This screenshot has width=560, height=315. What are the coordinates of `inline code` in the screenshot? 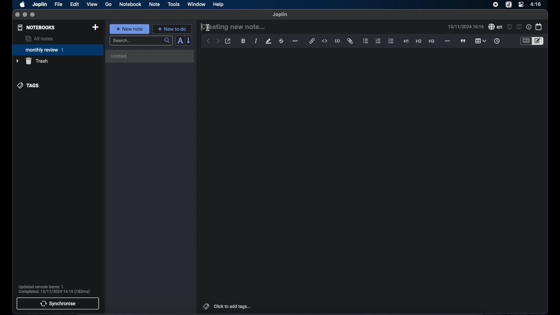 It's located at (325, 41).